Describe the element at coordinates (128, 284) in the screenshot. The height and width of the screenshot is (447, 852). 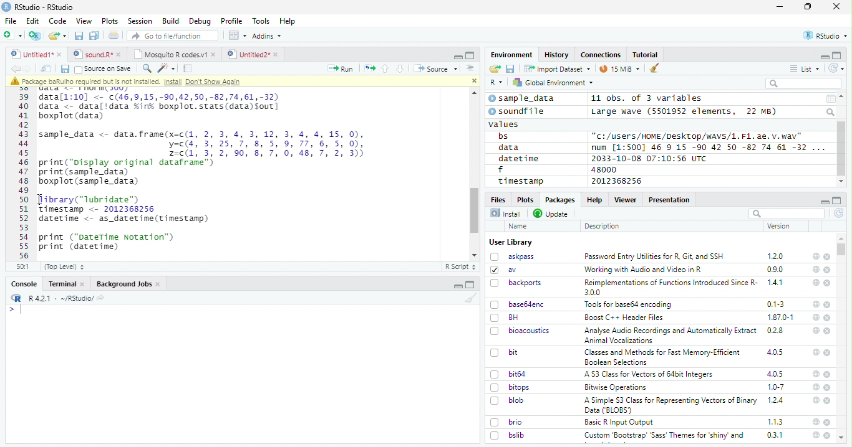
I see `Background Jobs` at that location.